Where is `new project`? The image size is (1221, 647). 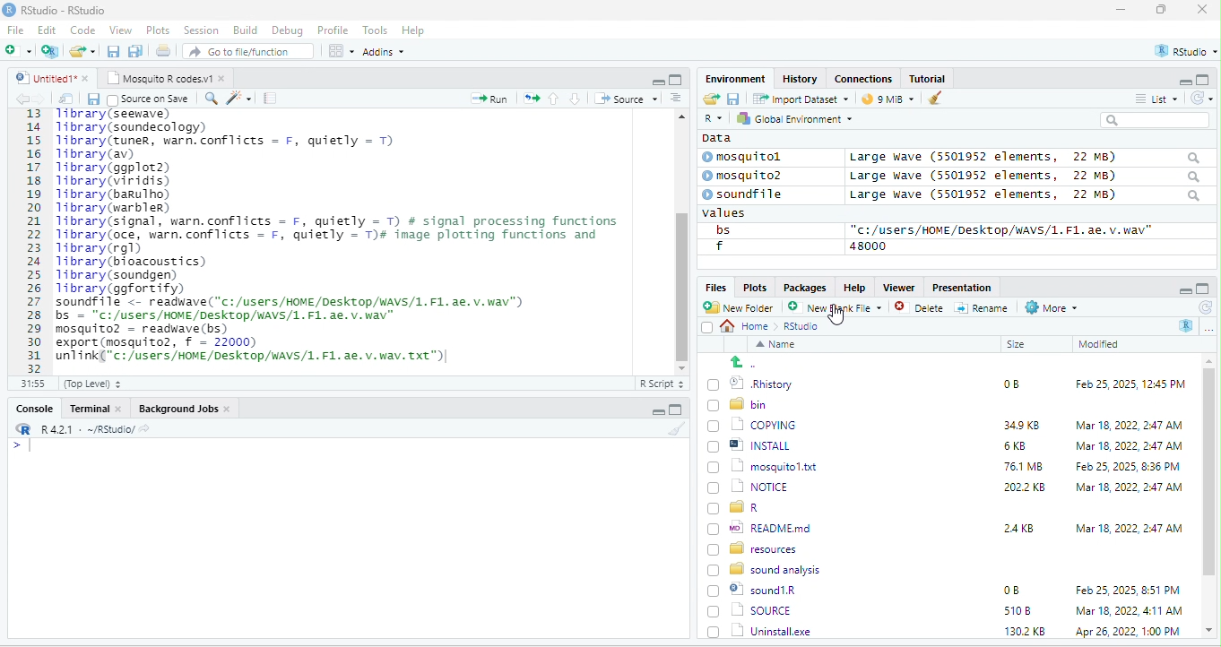
new project is located at coordinates (51, 51).